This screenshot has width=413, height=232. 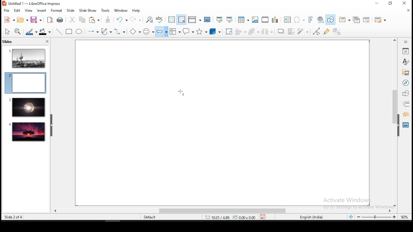 What do you see at coordinates (328, 31) in the screenshot?
I see `show gluepoint functions` at bounding box center [328, 31].